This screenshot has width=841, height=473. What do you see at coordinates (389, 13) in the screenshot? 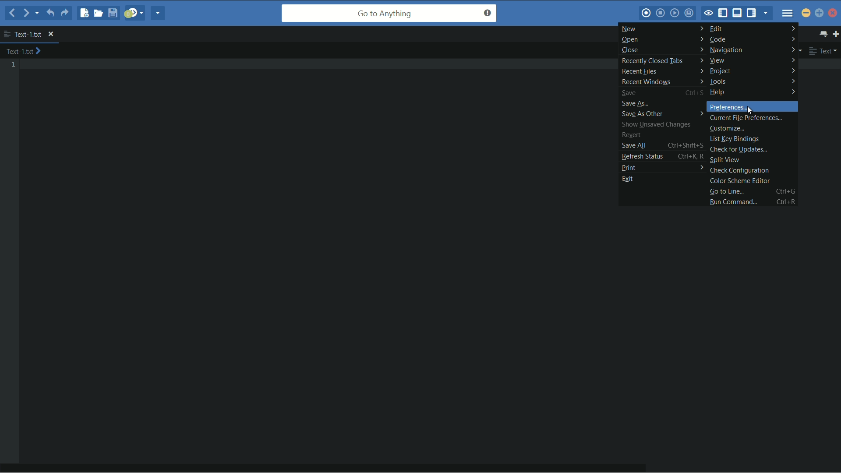
I see `go to anything ` at bounding box center [389, 13].